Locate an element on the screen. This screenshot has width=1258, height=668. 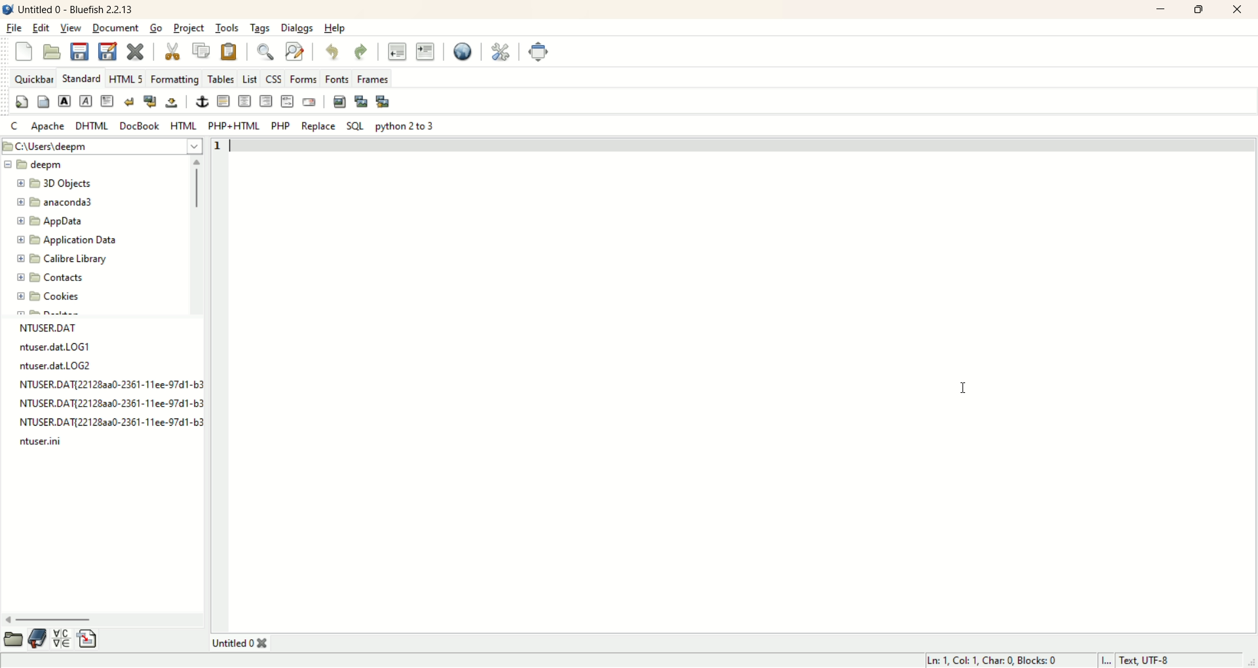
ln, col, char, block is located at coordinates (1001, 660).